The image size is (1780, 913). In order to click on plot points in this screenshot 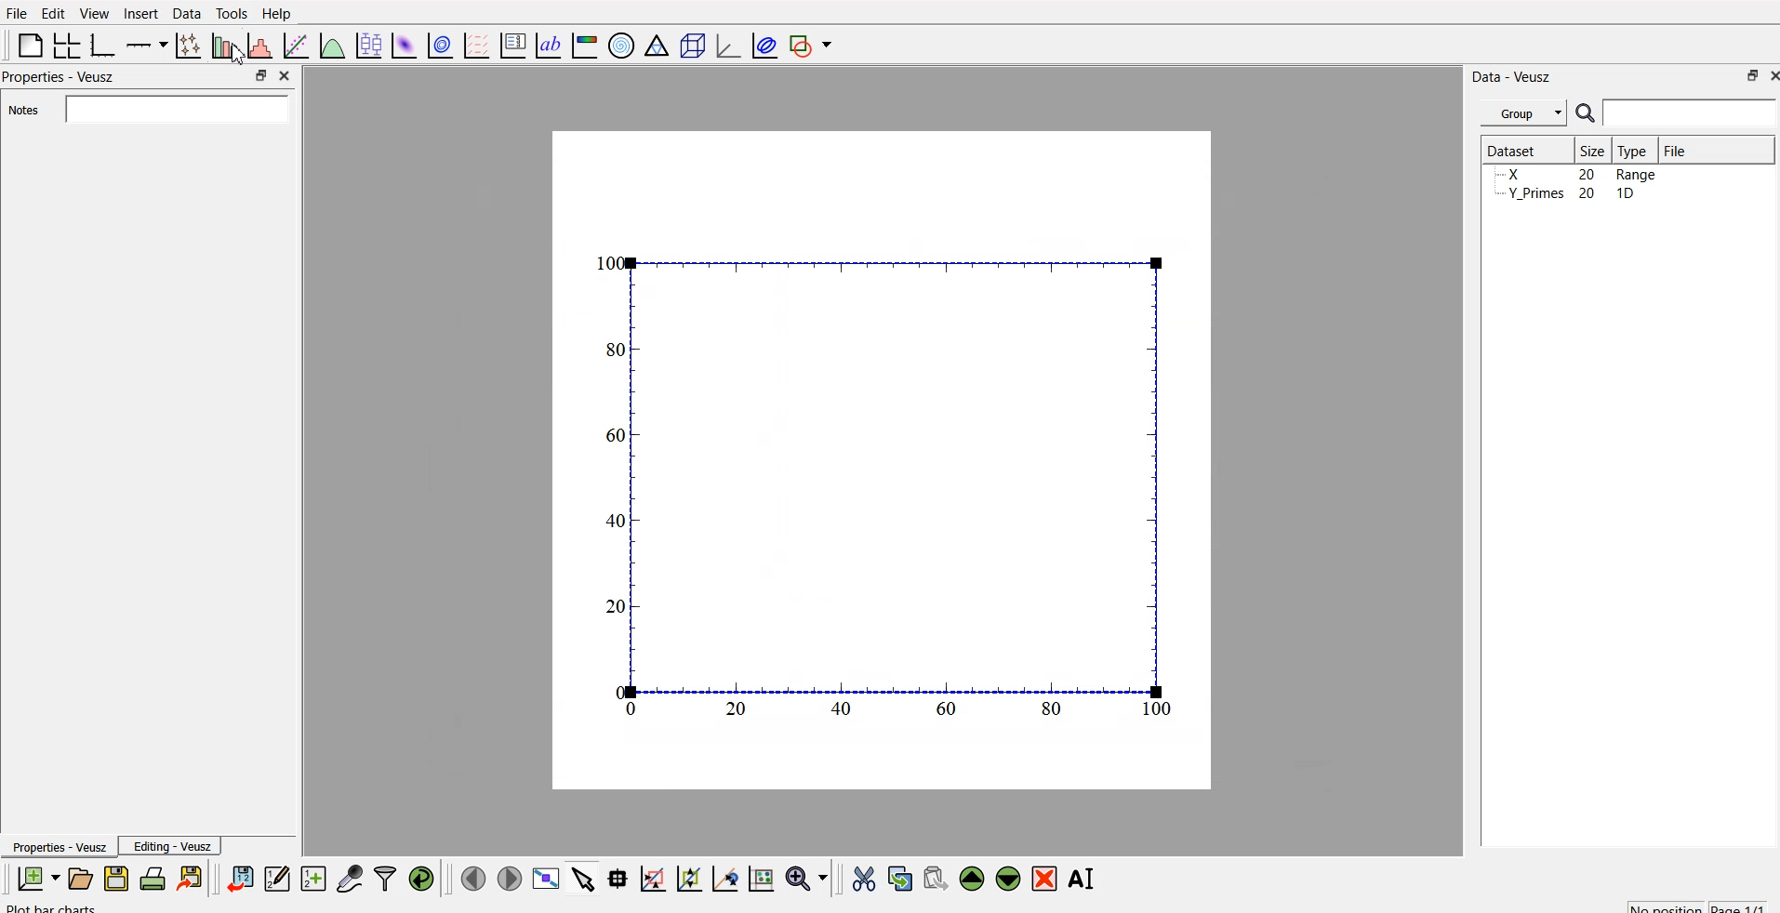, I will do `click(184, 45)`.